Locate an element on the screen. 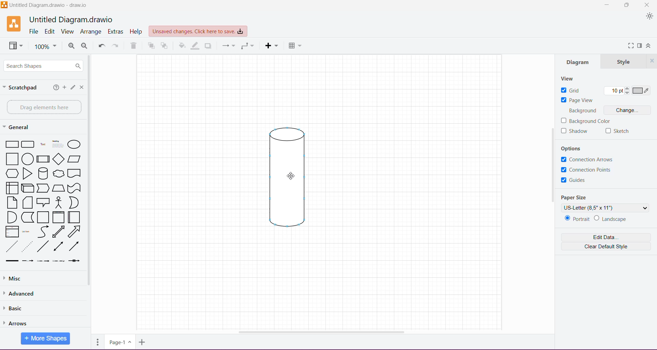 The height and width of the screenshot is (350, 657). Format is located at coordinates (640, 46).